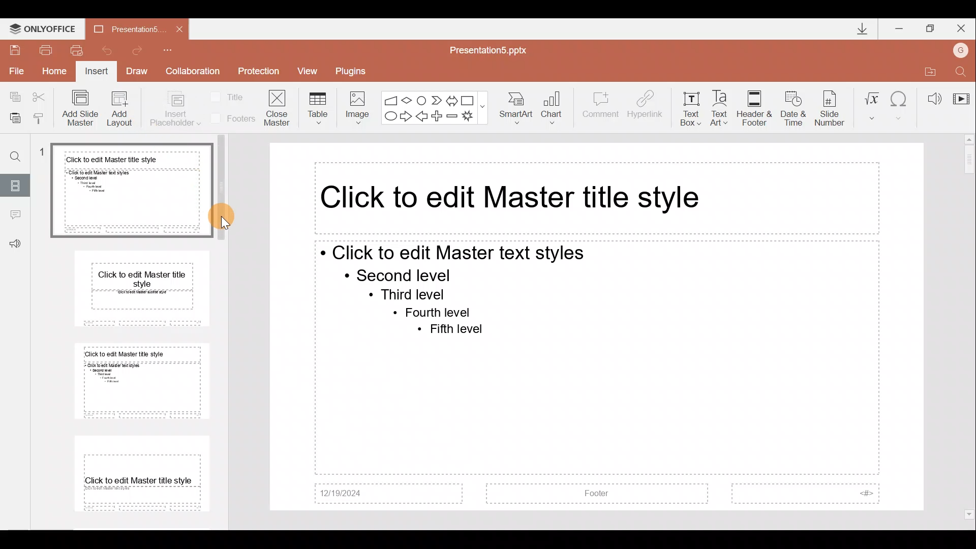  What do you see at coordinates (963, 26) in the screenshot?
I see `Close` at bounding box center [963, 26].